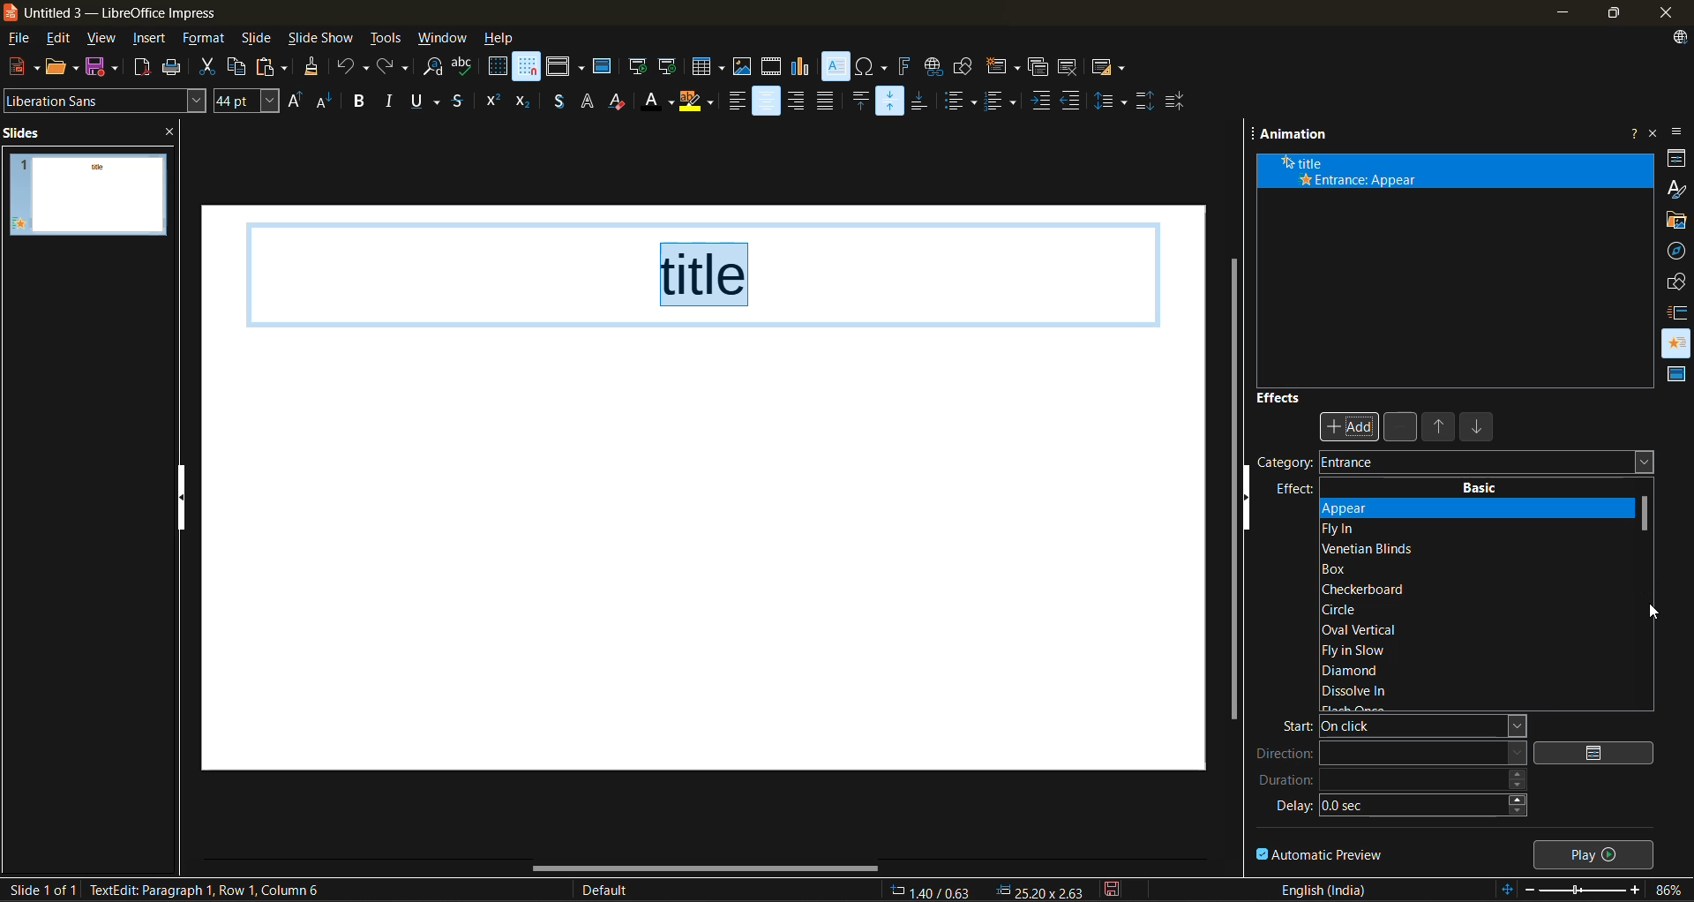 The height and width of the screenshot is (902, 1694). Describe the element at coordinates (1070, 68) in the screenshot. I see `delete slide` at that location.